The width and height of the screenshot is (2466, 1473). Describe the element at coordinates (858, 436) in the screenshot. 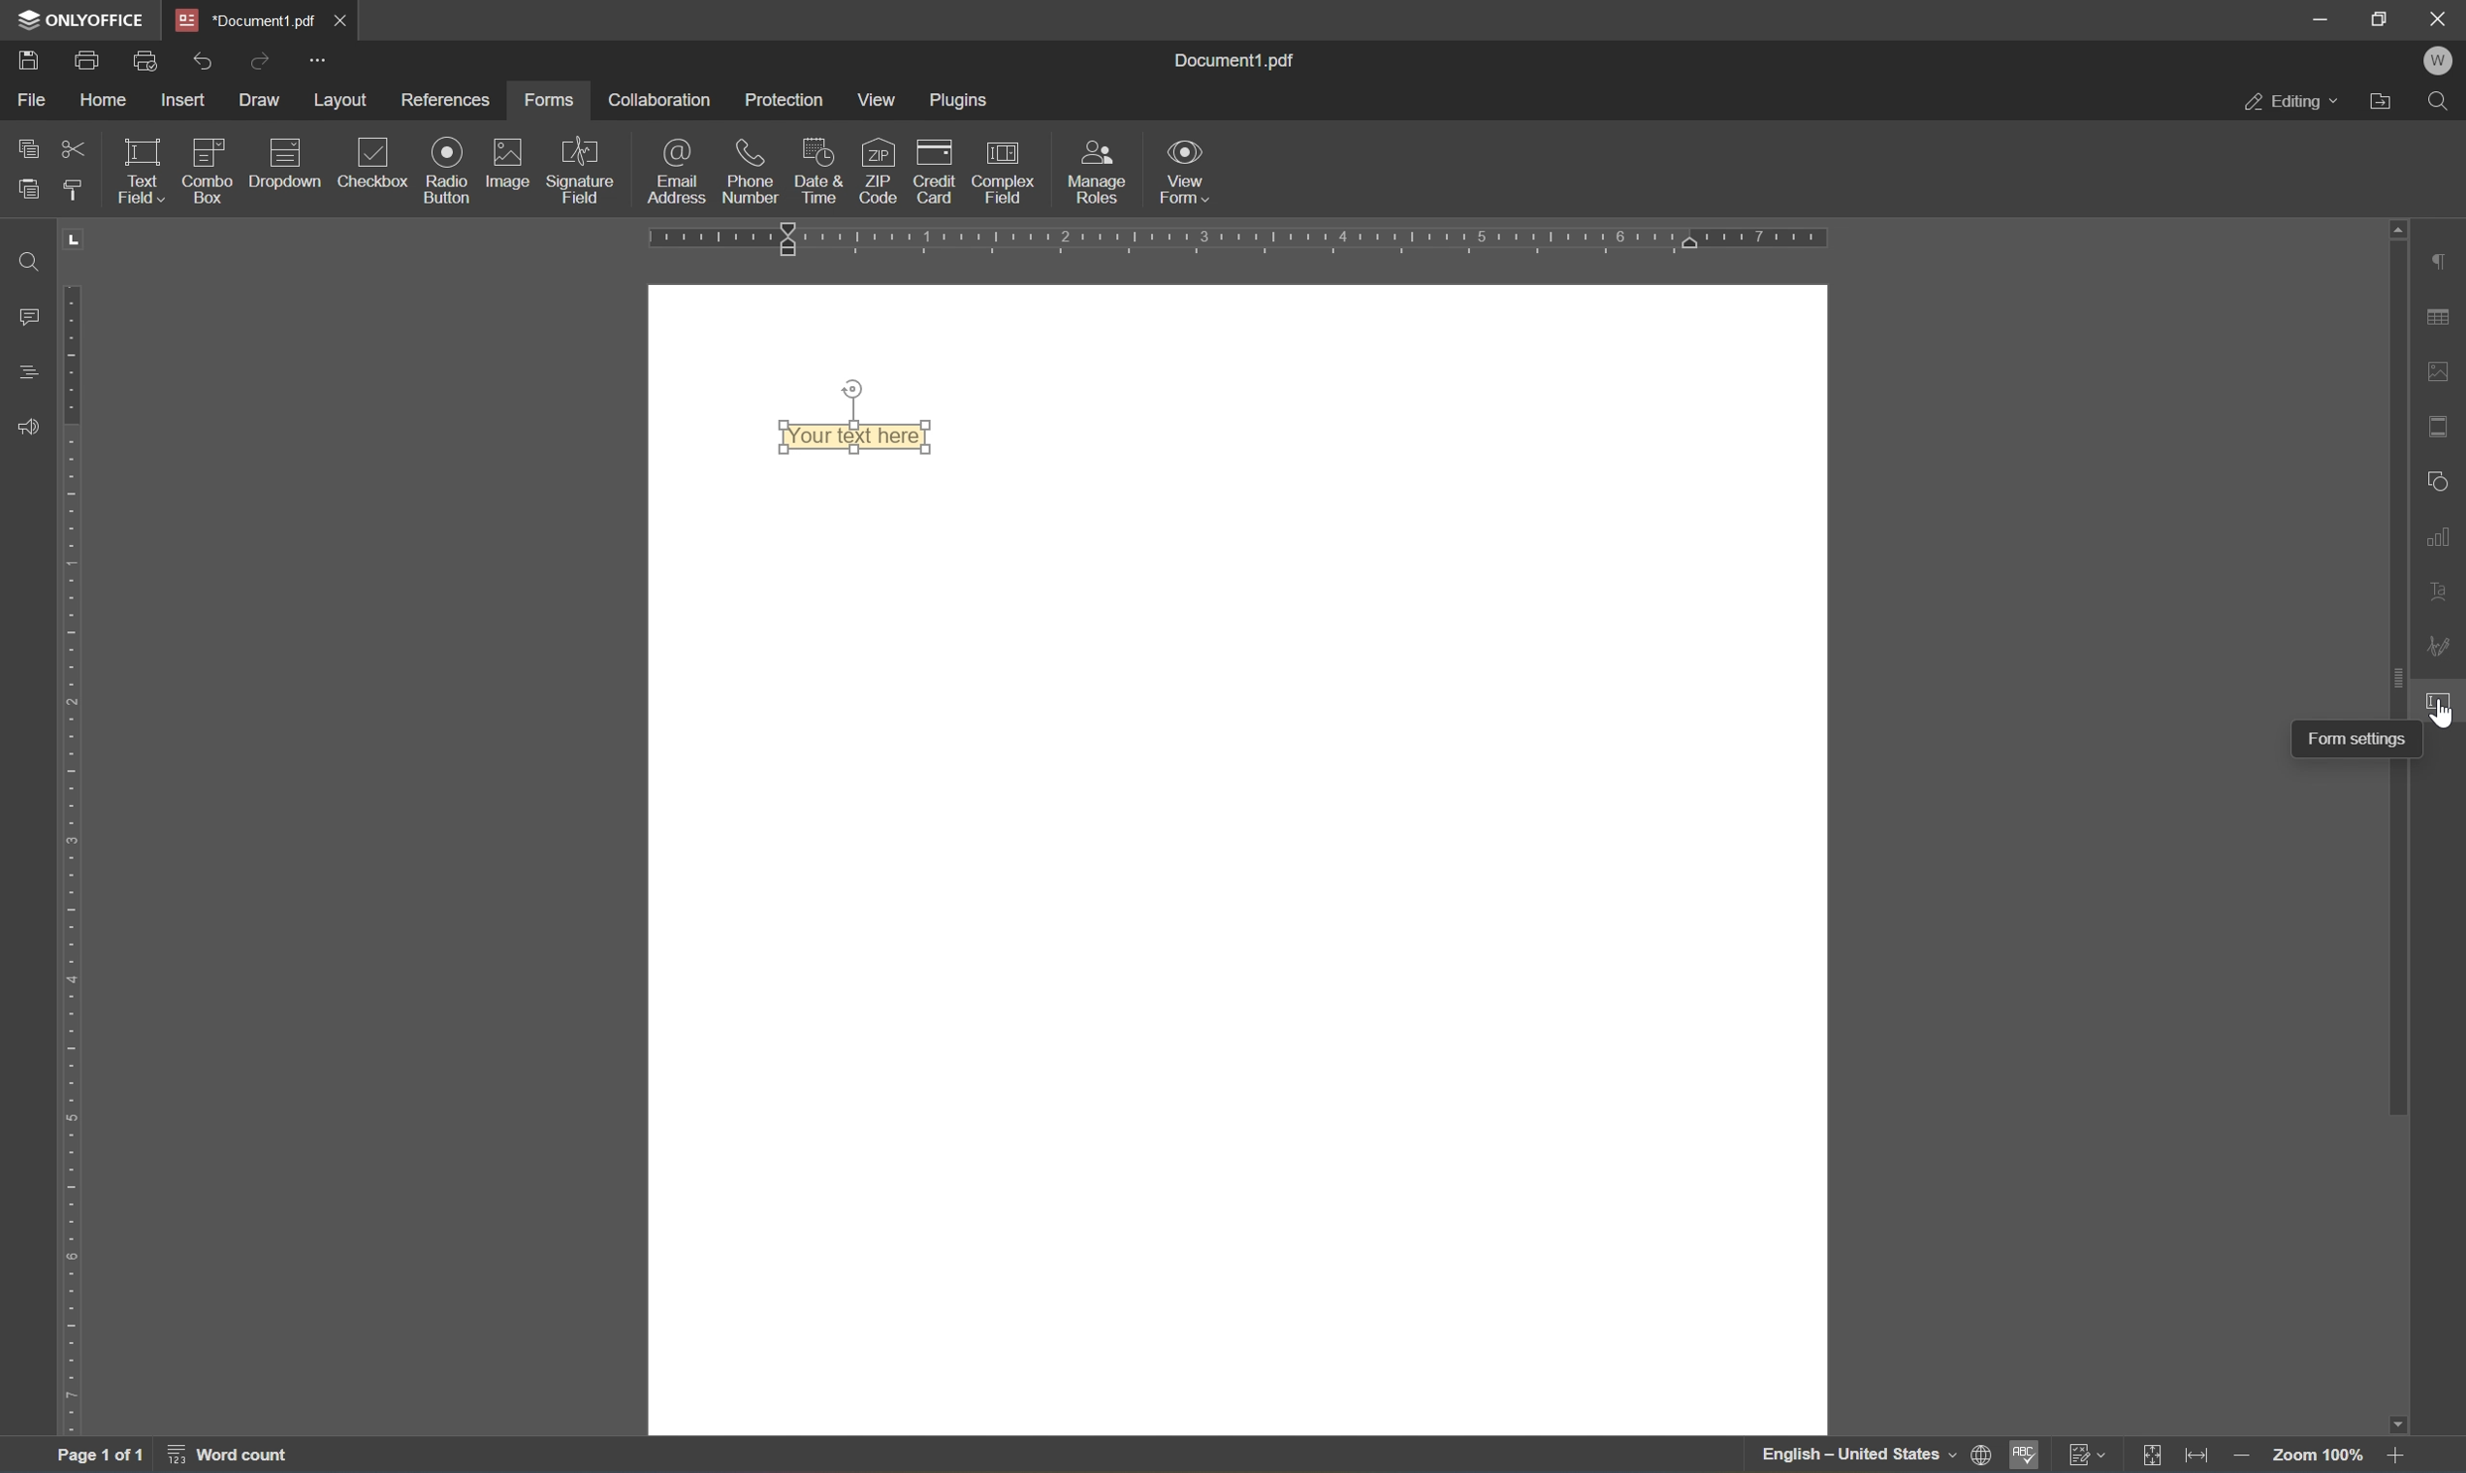

I see `your text here` at that location.